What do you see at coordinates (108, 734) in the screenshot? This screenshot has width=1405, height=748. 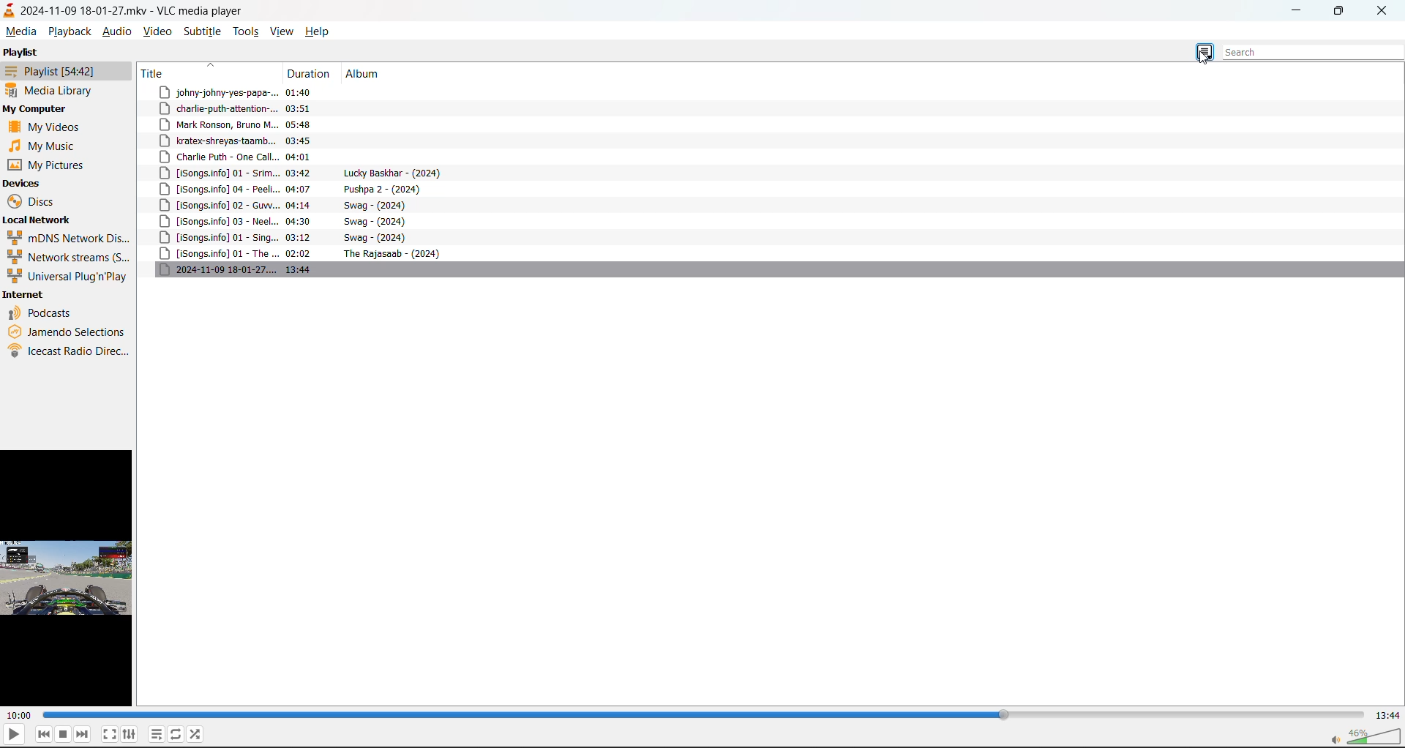 I see `fullscreen` at bounding box center [108, 734].